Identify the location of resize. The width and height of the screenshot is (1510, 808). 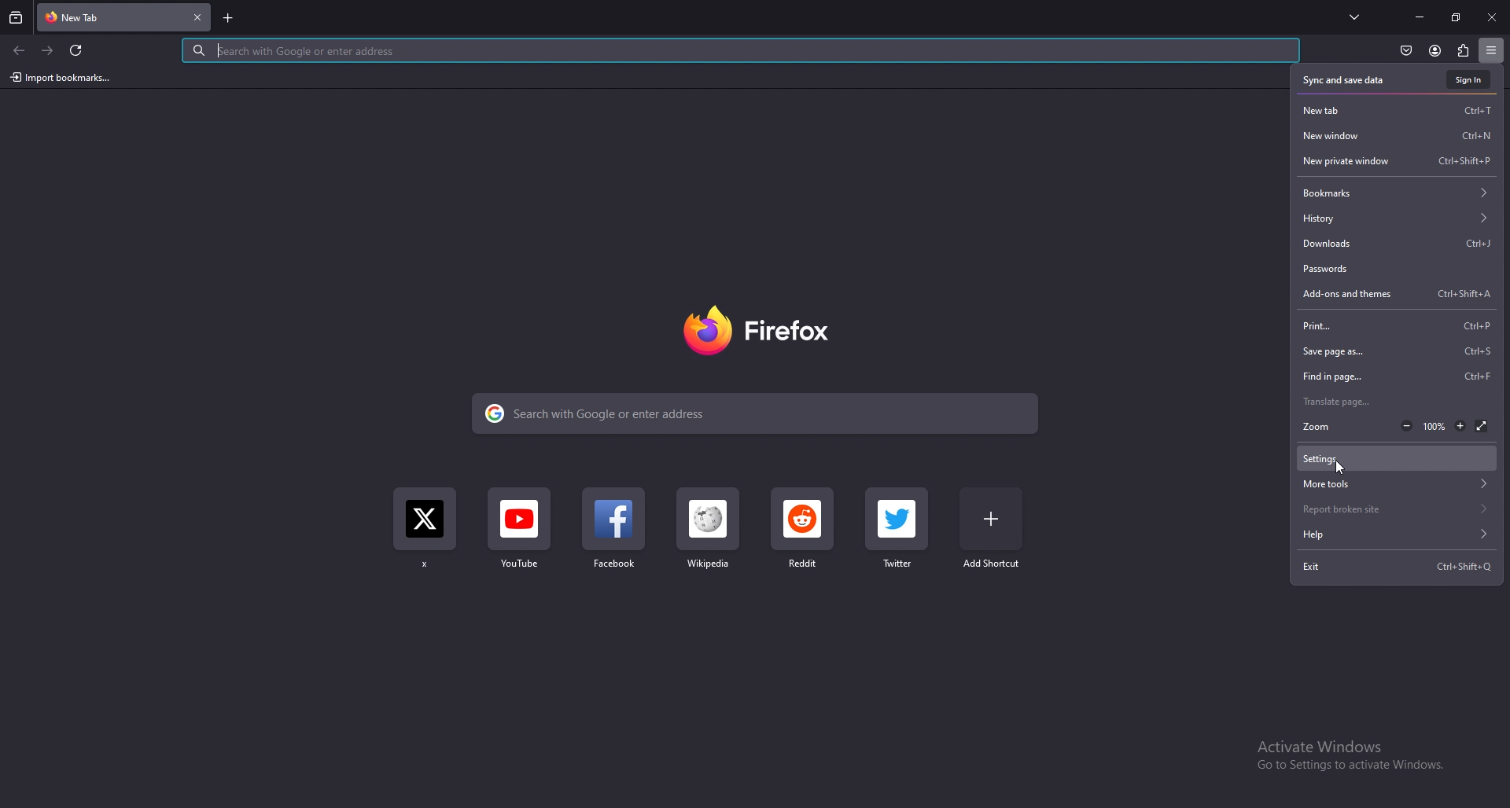
(1455, 17).